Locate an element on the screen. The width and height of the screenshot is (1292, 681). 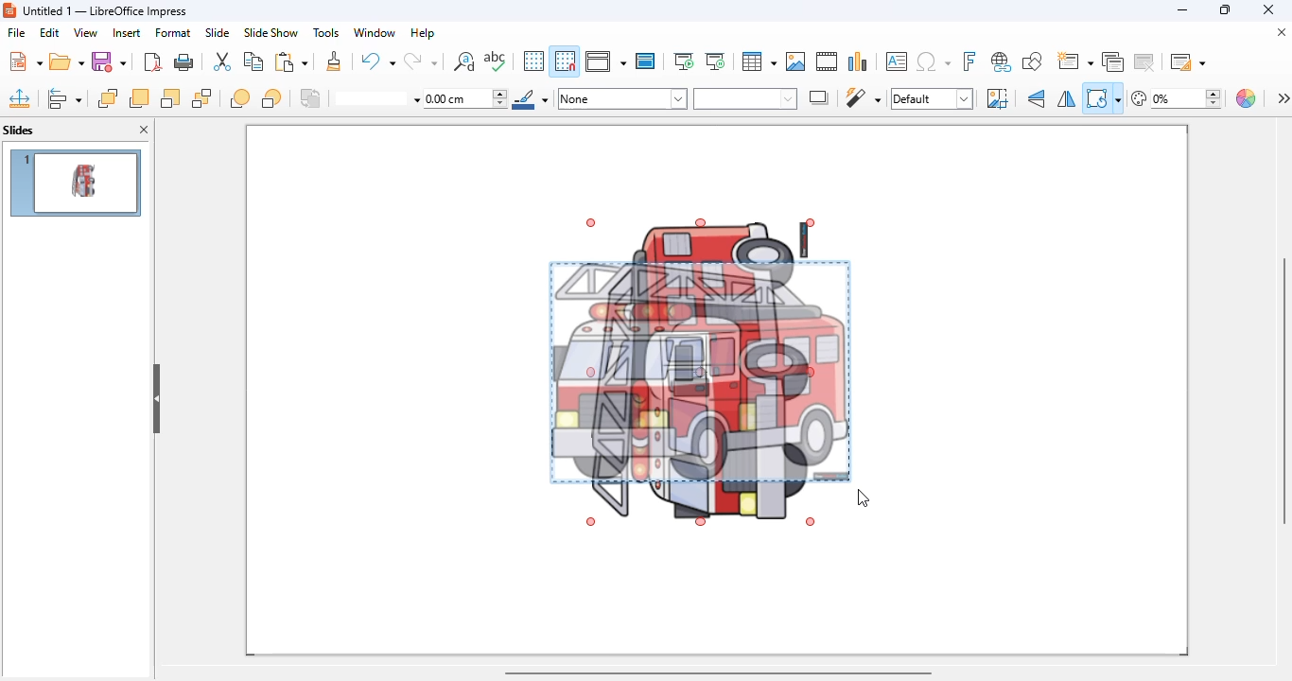
area style/filling is located at coordinates (623, 98).